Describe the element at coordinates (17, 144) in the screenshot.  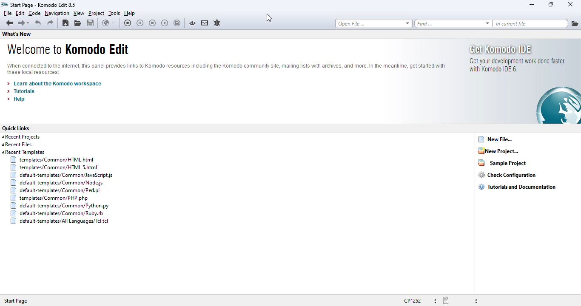
I see `recent files` at that location.